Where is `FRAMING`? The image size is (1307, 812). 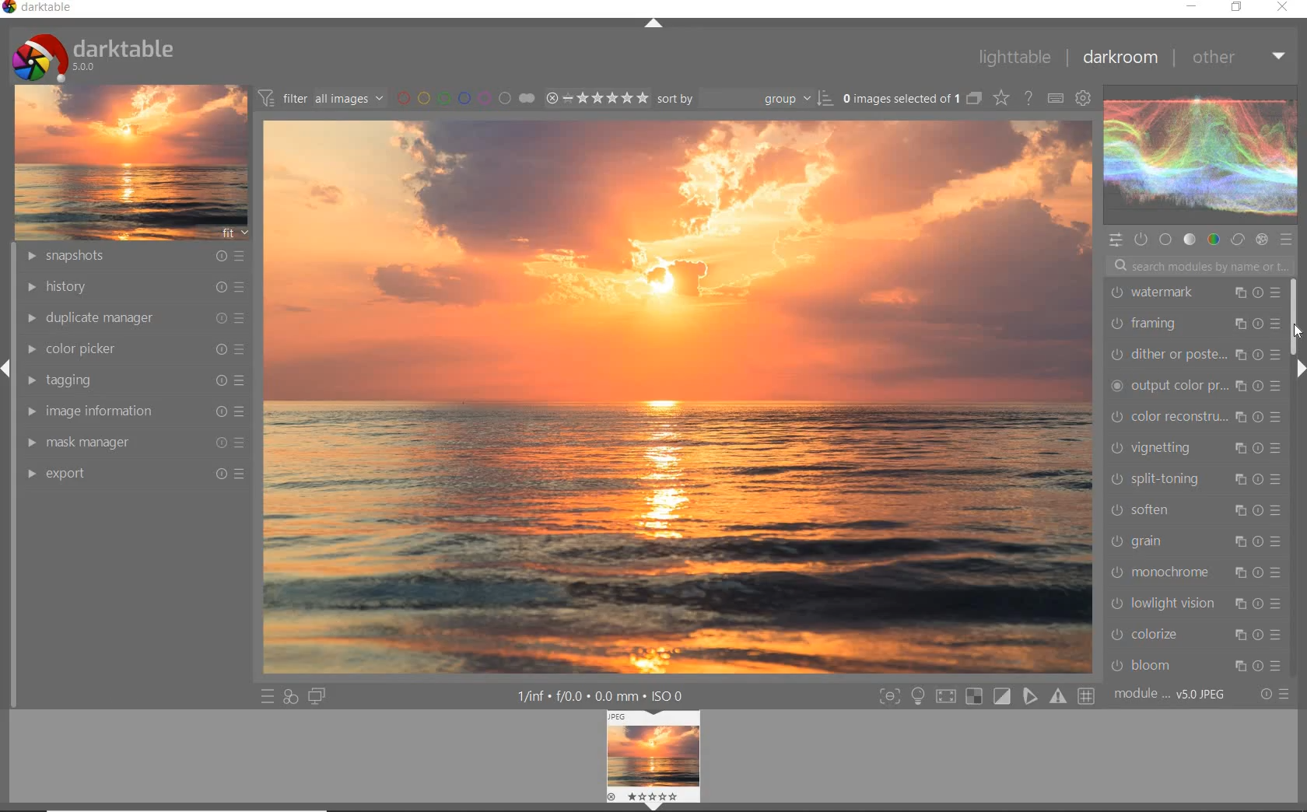 FRAMING is located at coordinates (1195, 322).